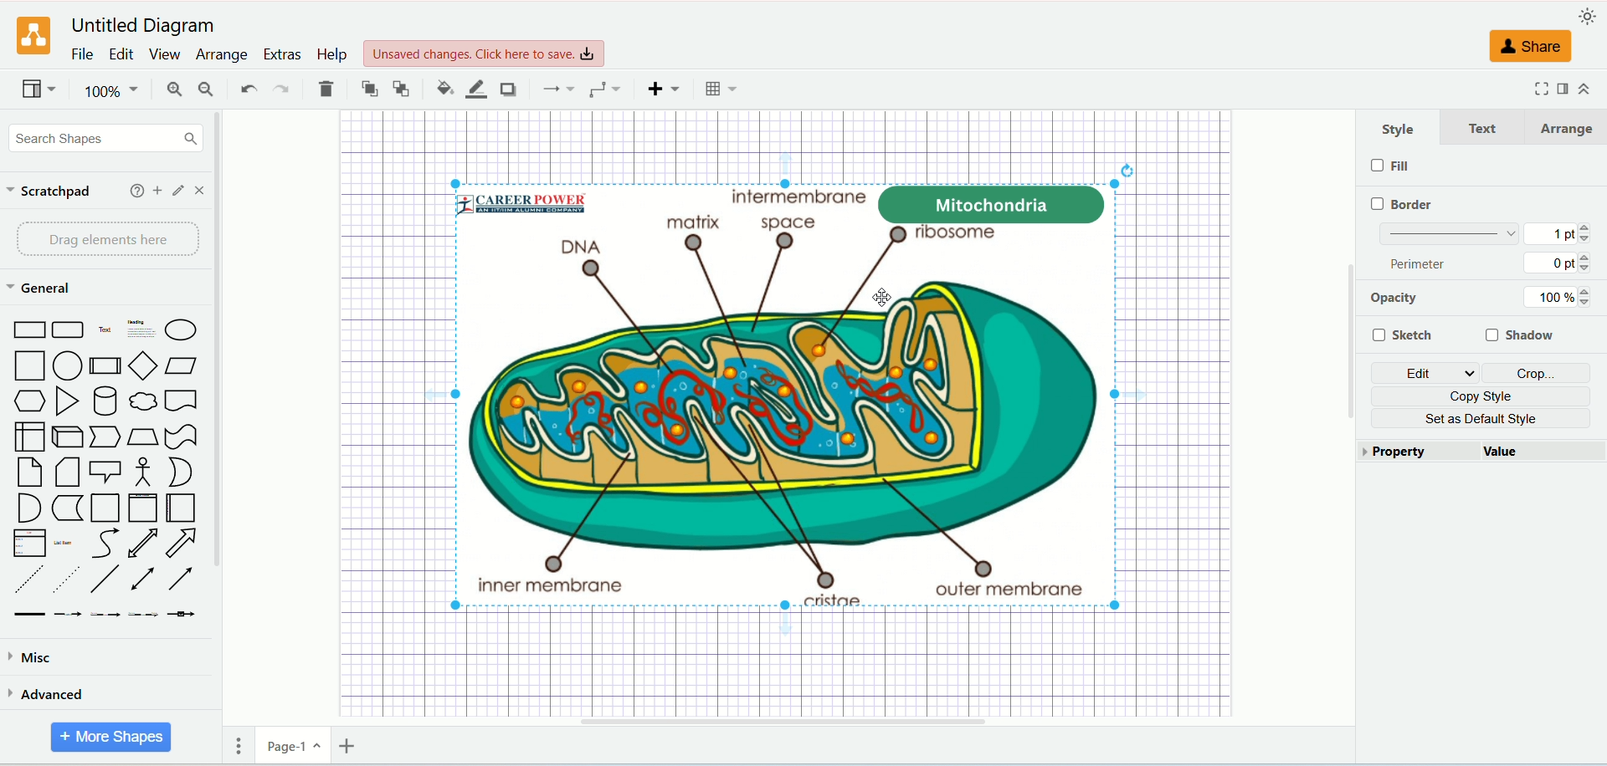 This screenshot has height=766, width=1607. What do you see at coordinates (118, 53) in the screenshot?
I see `edit` at bounding box center [118, 53].